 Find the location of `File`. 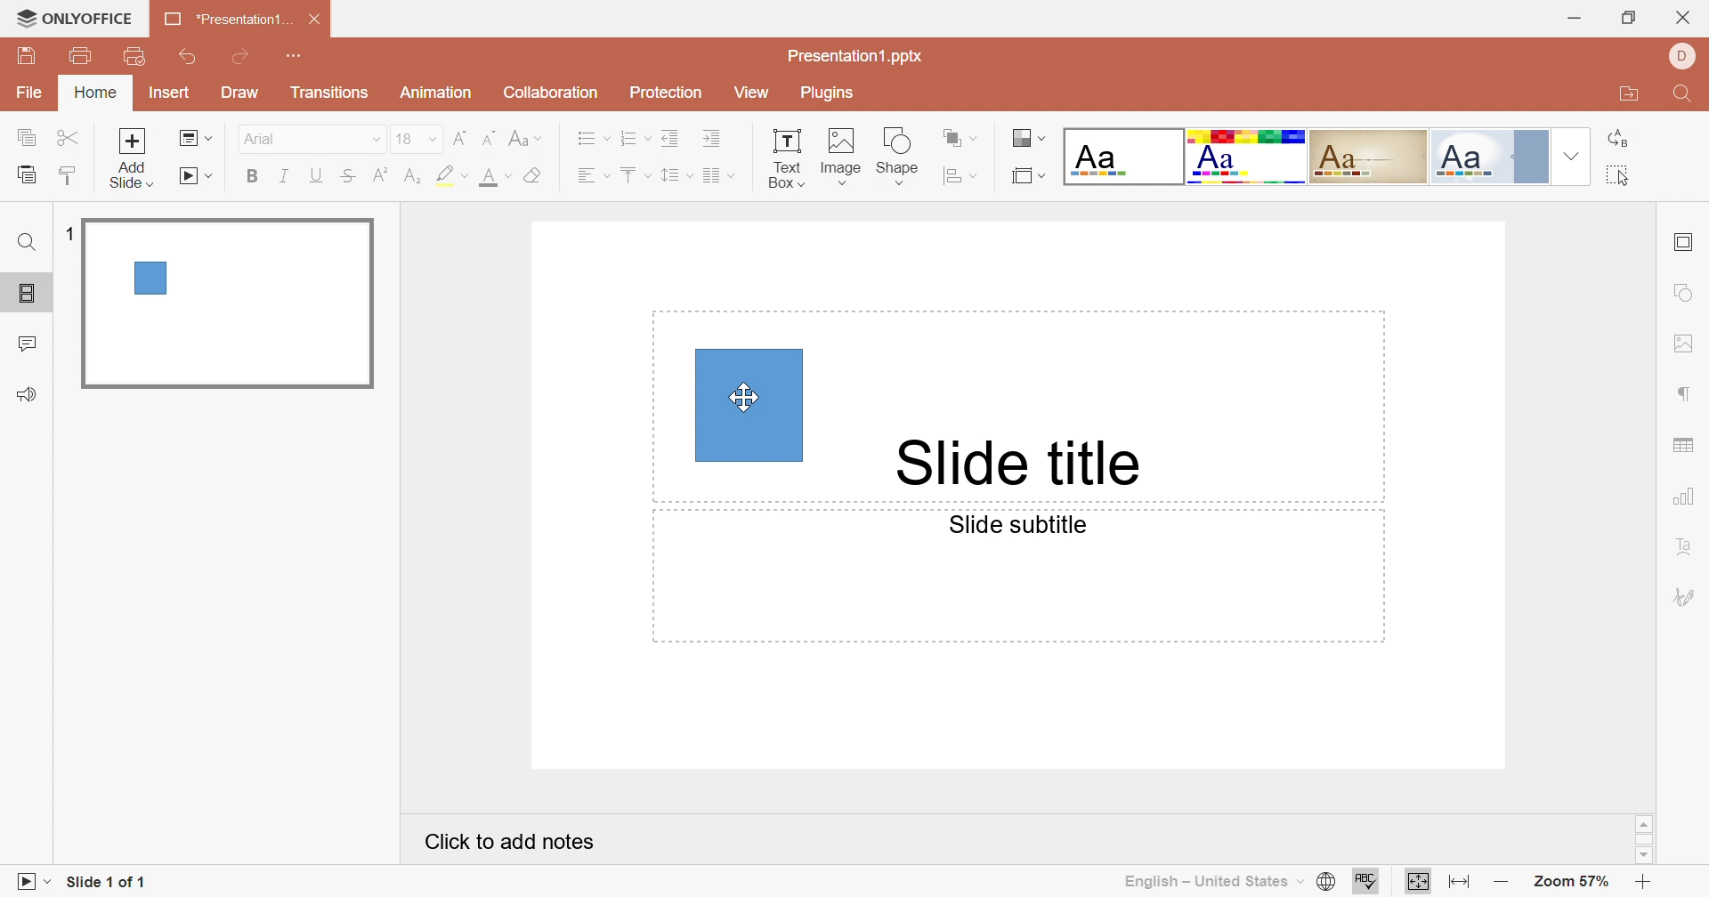

File is located at coordinates (29, 93).